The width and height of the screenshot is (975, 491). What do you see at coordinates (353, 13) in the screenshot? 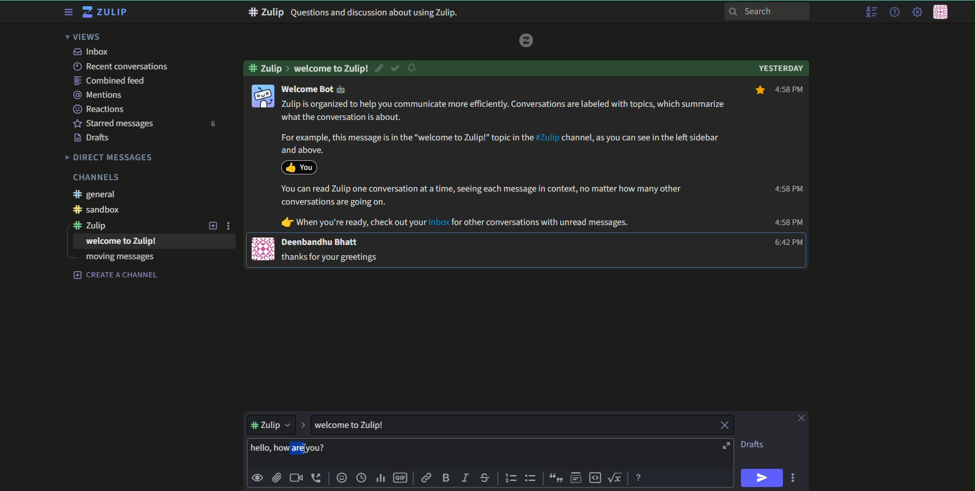
I see `# Zulip Questions and discussion about using Zulip.` at bounding box center [353, 13].